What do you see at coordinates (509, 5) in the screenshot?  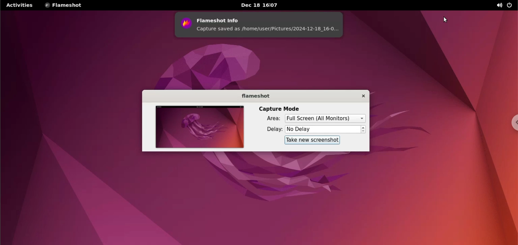 I see `on/off` at bounding box center [509, 5].